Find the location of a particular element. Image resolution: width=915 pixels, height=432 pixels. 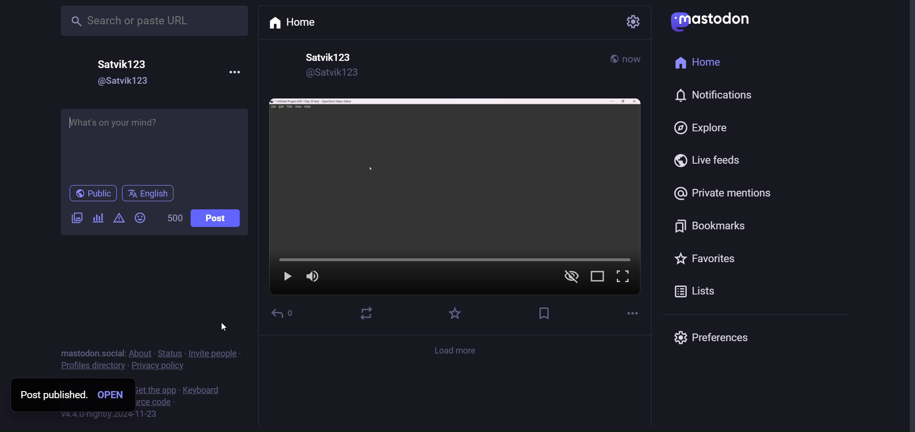

post is located at coordinates (220, 220).